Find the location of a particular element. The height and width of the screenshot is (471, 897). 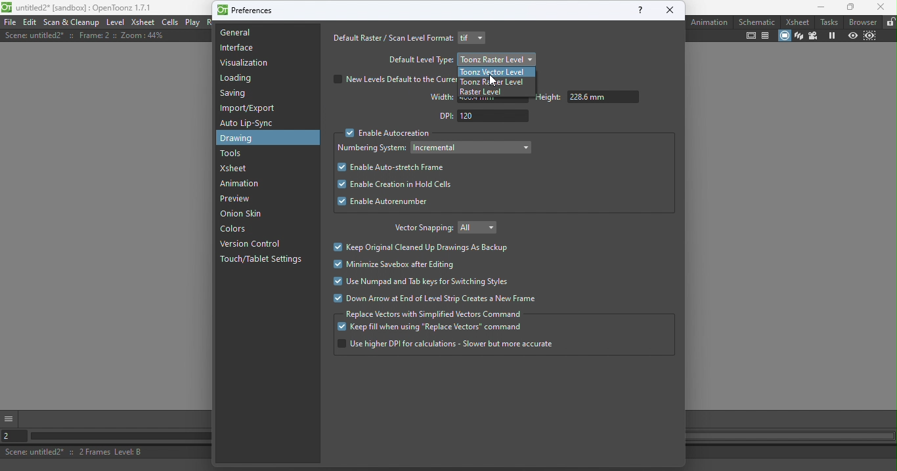

Import/export is located at coordinates (251, 108).